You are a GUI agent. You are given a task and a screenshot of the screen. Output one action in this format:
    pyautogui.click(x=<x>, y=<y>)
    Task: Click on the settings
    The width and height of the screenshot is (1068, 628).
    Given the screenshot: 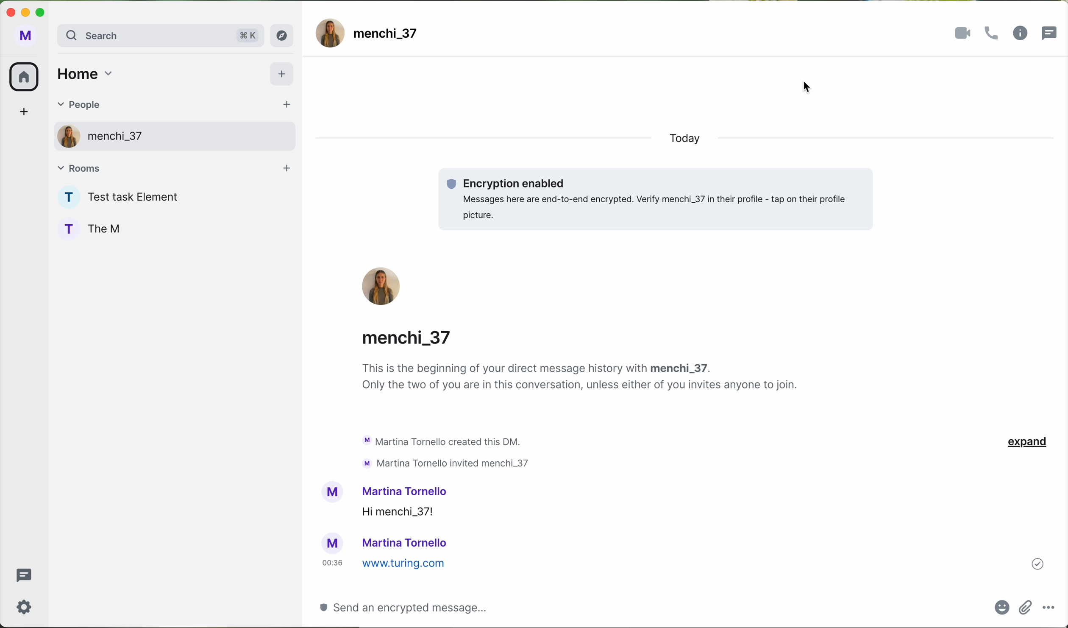 What is the action you would take?
    pyautogui.click(x=25, y=606)
    